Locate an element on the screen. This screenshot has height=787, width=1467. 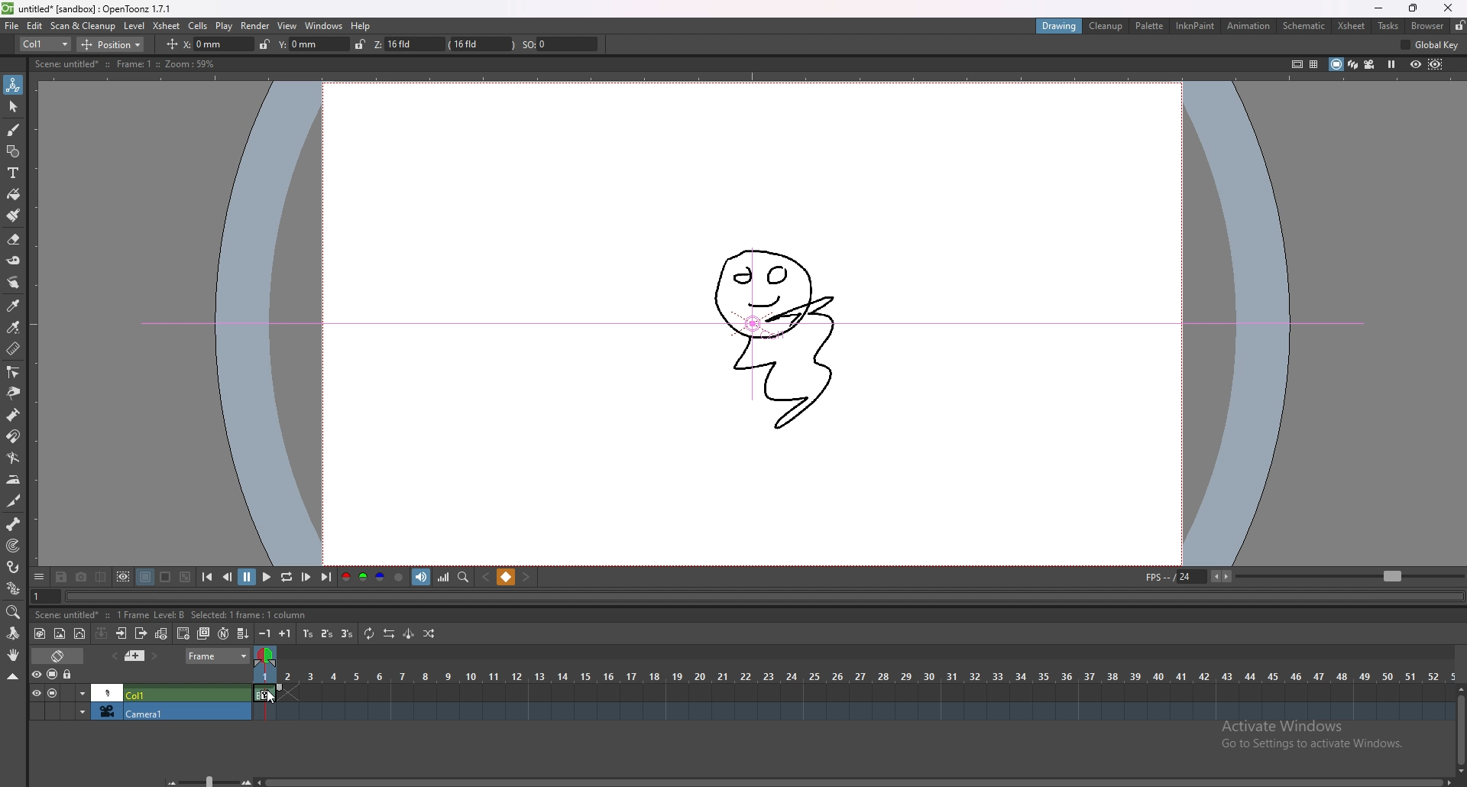
save is located at coordinates (63, 576).